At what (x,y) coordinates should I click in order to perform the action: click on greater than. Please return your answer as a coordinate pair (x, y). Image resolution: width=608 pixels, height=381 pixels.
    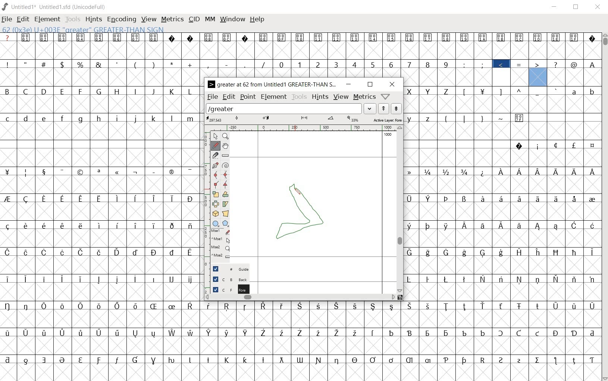
    Looking at the image, I should click on (538, 73).